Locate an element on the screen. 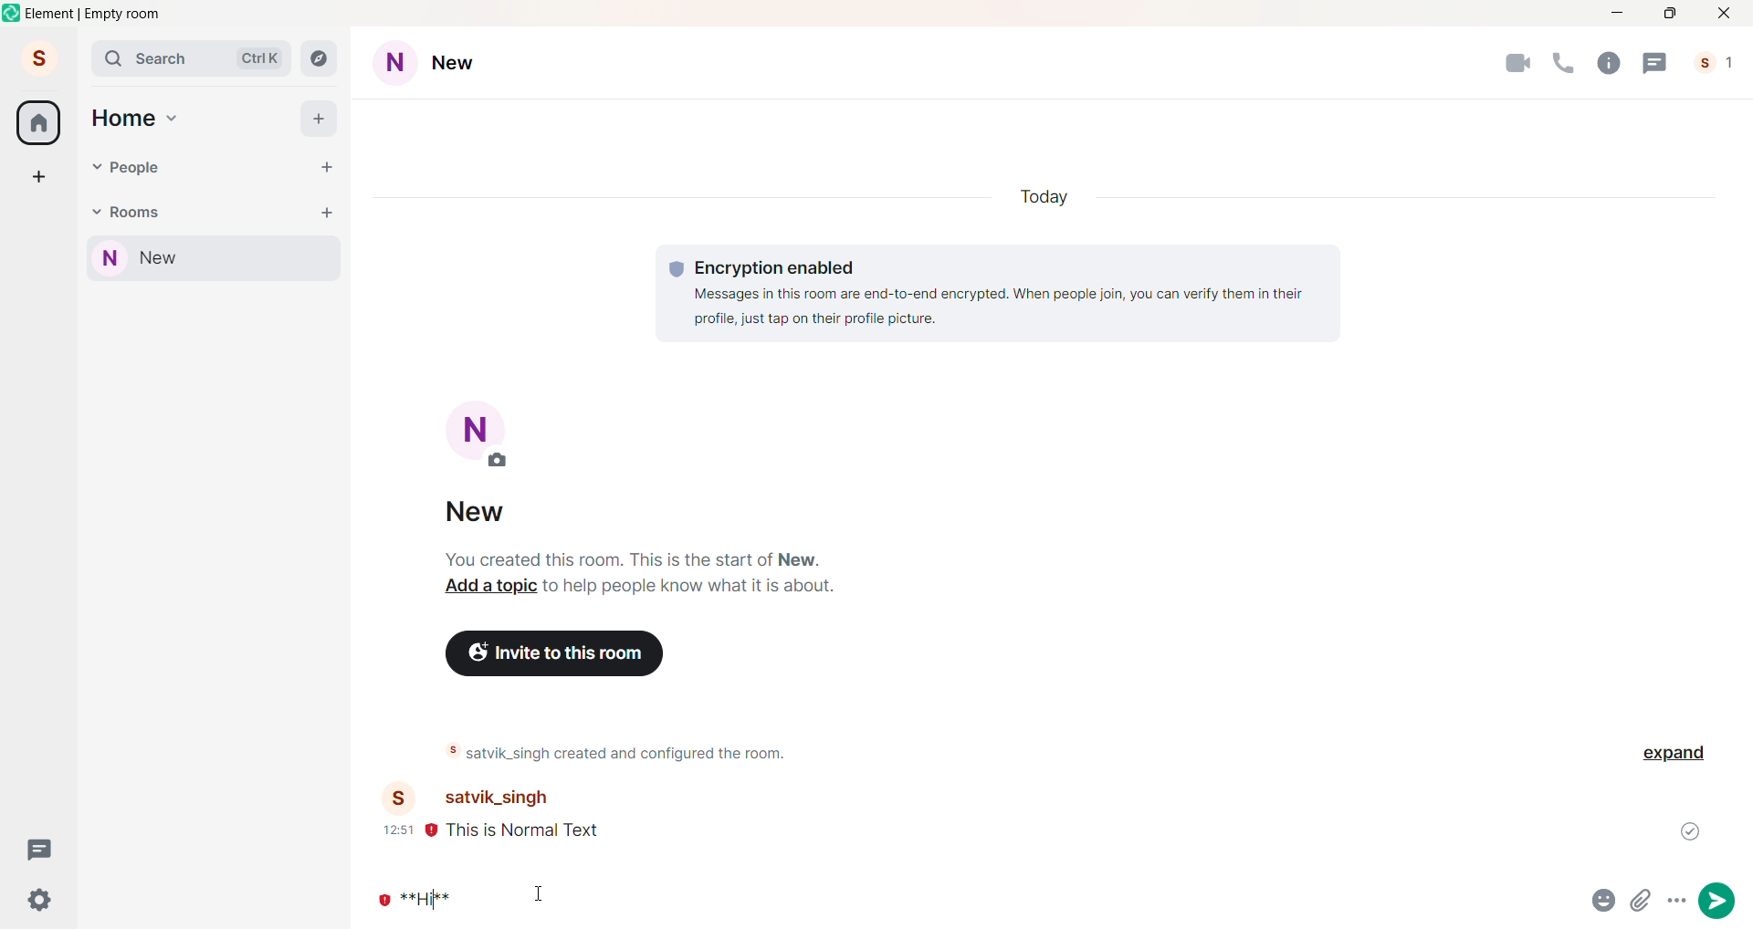  Search Bar is located at coordinates (194, 59).